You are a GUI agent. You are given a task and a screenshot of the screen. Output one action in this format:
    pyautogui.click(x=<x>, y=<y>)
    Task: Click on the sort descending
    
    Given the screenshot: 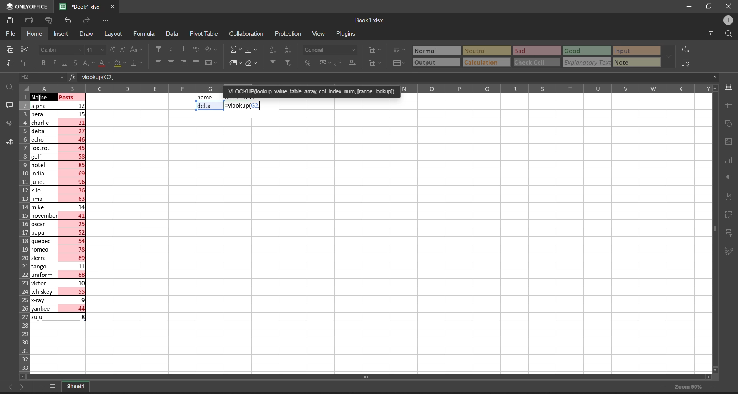 What is the action you would take?
    pyautogui.click(x=290, y=50)
    